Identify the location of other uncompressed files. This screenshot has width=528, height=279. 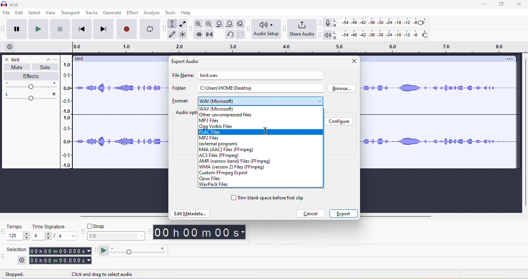
(226, 115).